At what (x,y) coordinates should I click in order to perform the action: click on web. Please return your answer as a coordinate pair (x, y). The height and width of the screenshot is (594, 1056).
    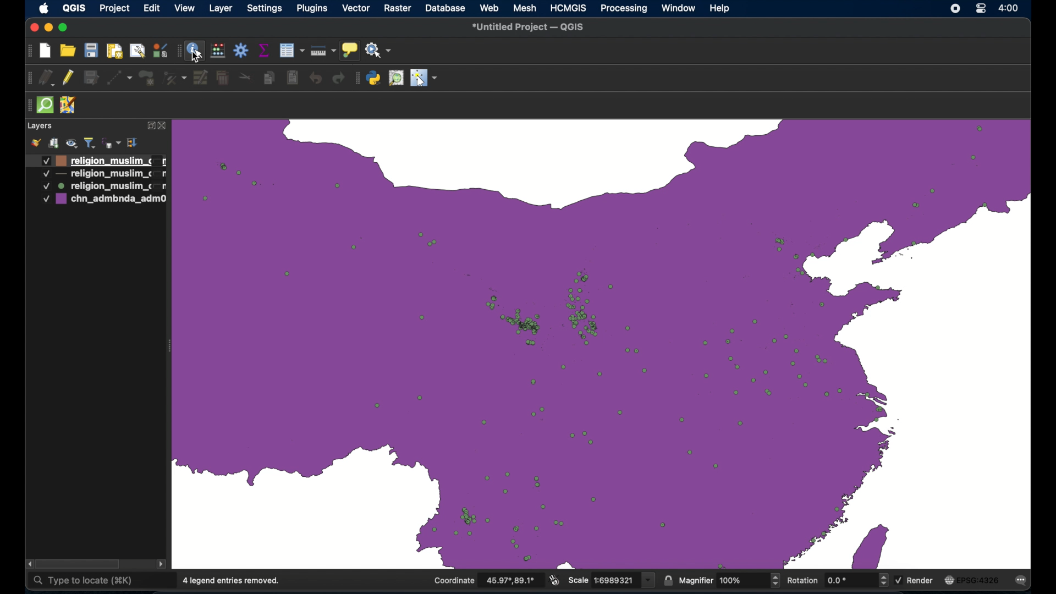
    Looking at the image, I should click on (490, 8).